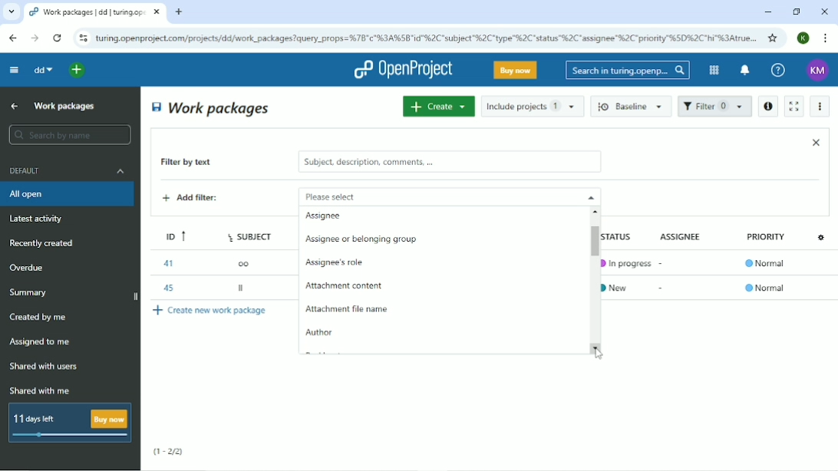 Image resolution: width=838 pixels, height=471 pixels. Describe the element at coordinates (626, 263) in the screenshot. I see `In progress` at that location.